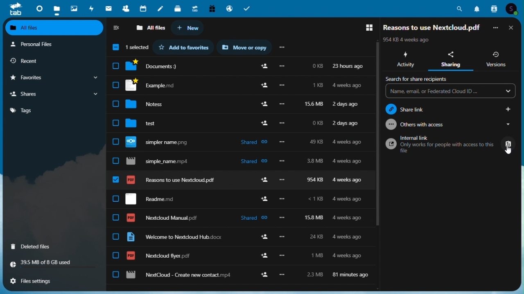  I want to click on Upgrade, so click(195, 9).